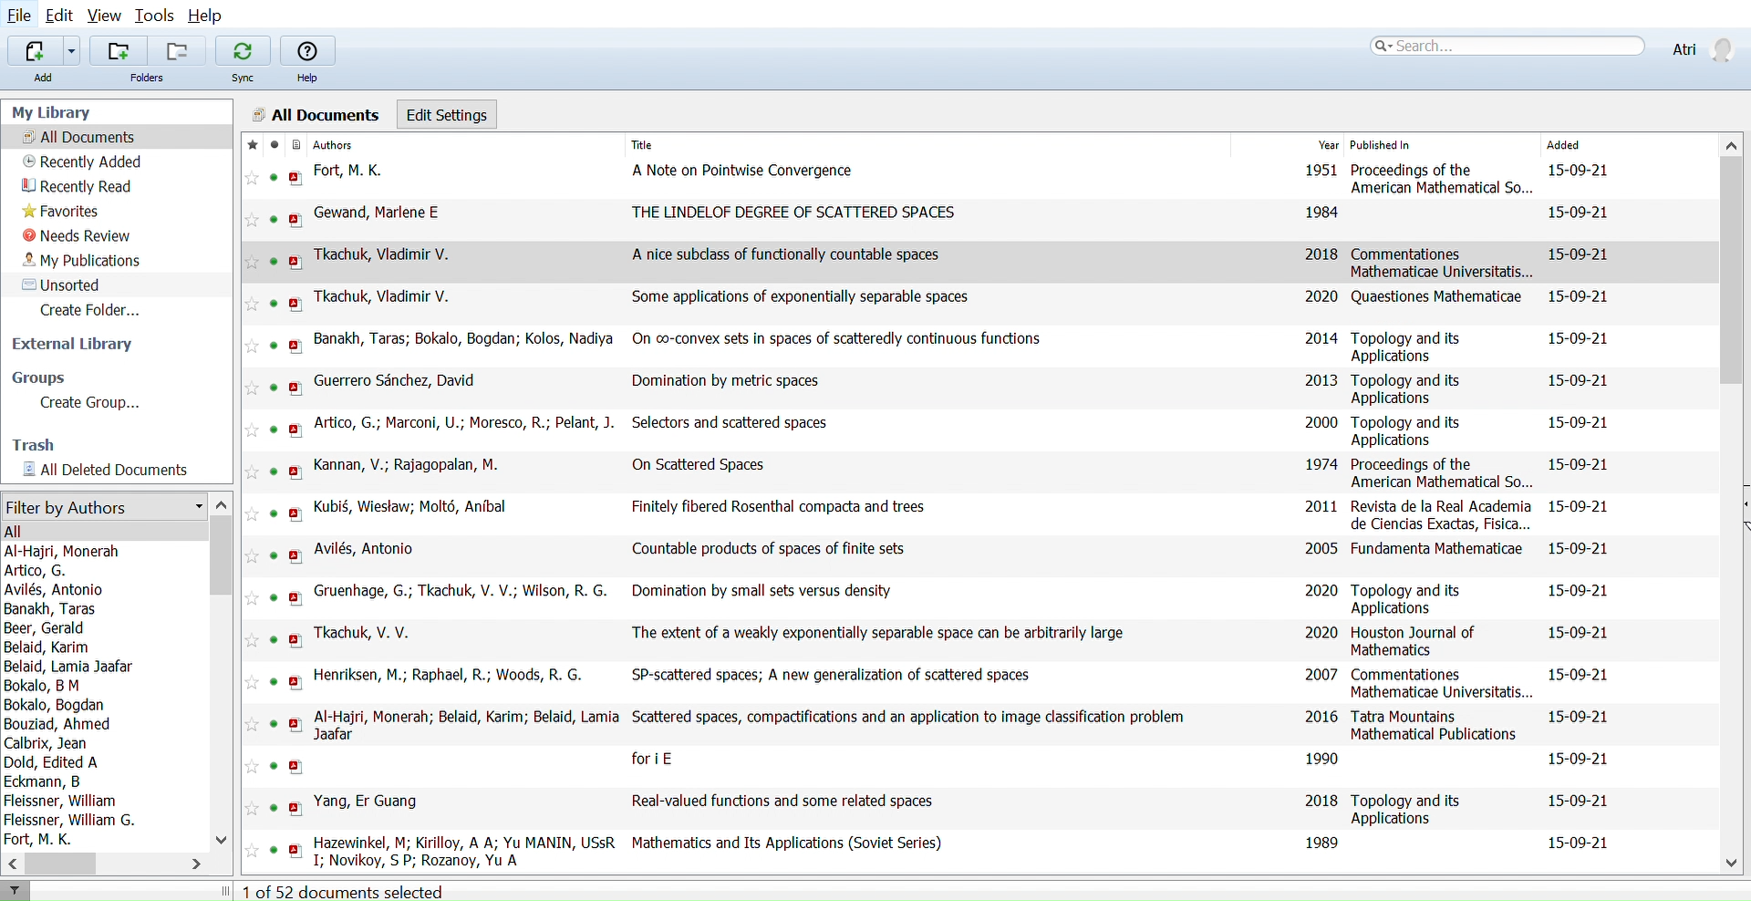 This screenshot has width=1751, height=901. Describe the element at coordinates (252, 430) in the screenshot. I see `Add this reference to favorites` at that location.